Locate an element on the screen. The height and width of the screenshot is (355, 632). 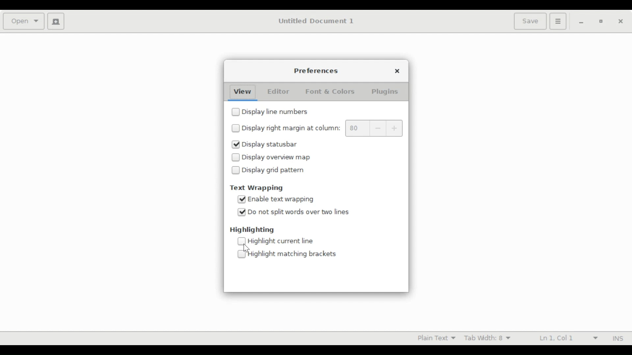
increase is located at coordinates (394, 129).